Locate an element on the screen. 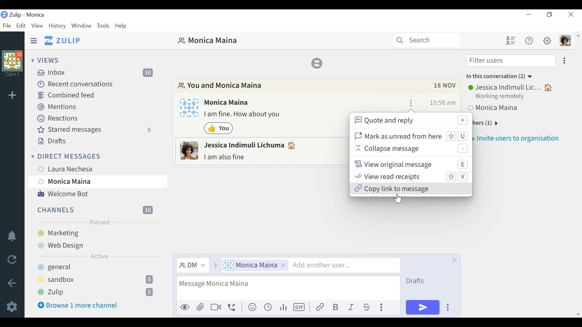 Image resolution: width=582 pixels, height=327 pixels. close is located at coordinates (453, 260).